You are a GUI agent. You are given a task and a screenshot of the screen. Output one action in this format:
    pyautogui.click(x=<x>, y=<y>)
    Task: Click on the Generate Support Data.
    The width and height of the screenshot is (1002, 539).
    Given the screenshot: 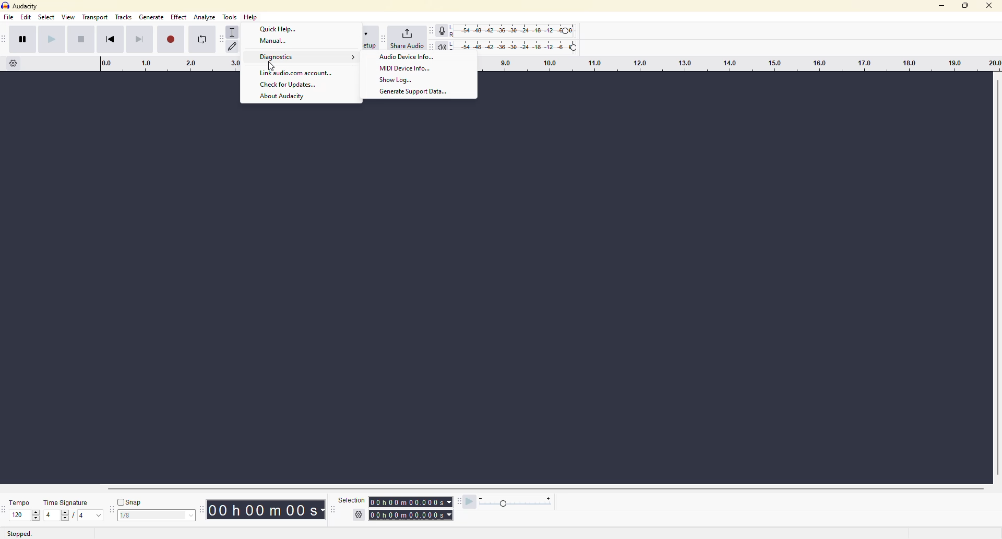 What is the action you would take?
    pyautogui.click(x=418, y=92)
    